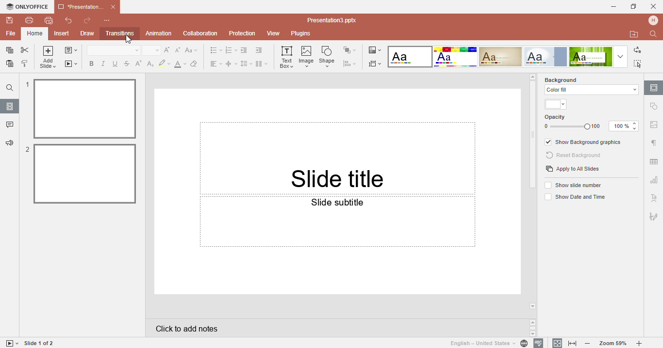 The image size is (663, 348). I want to click on Minimise, so click(611, 6).